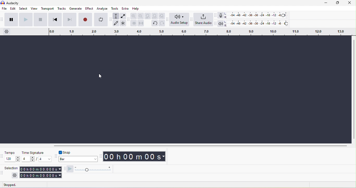  What do you see at coordinates (26, 20) in the screenshot?
I see `play` at bounding box center [26, 20].